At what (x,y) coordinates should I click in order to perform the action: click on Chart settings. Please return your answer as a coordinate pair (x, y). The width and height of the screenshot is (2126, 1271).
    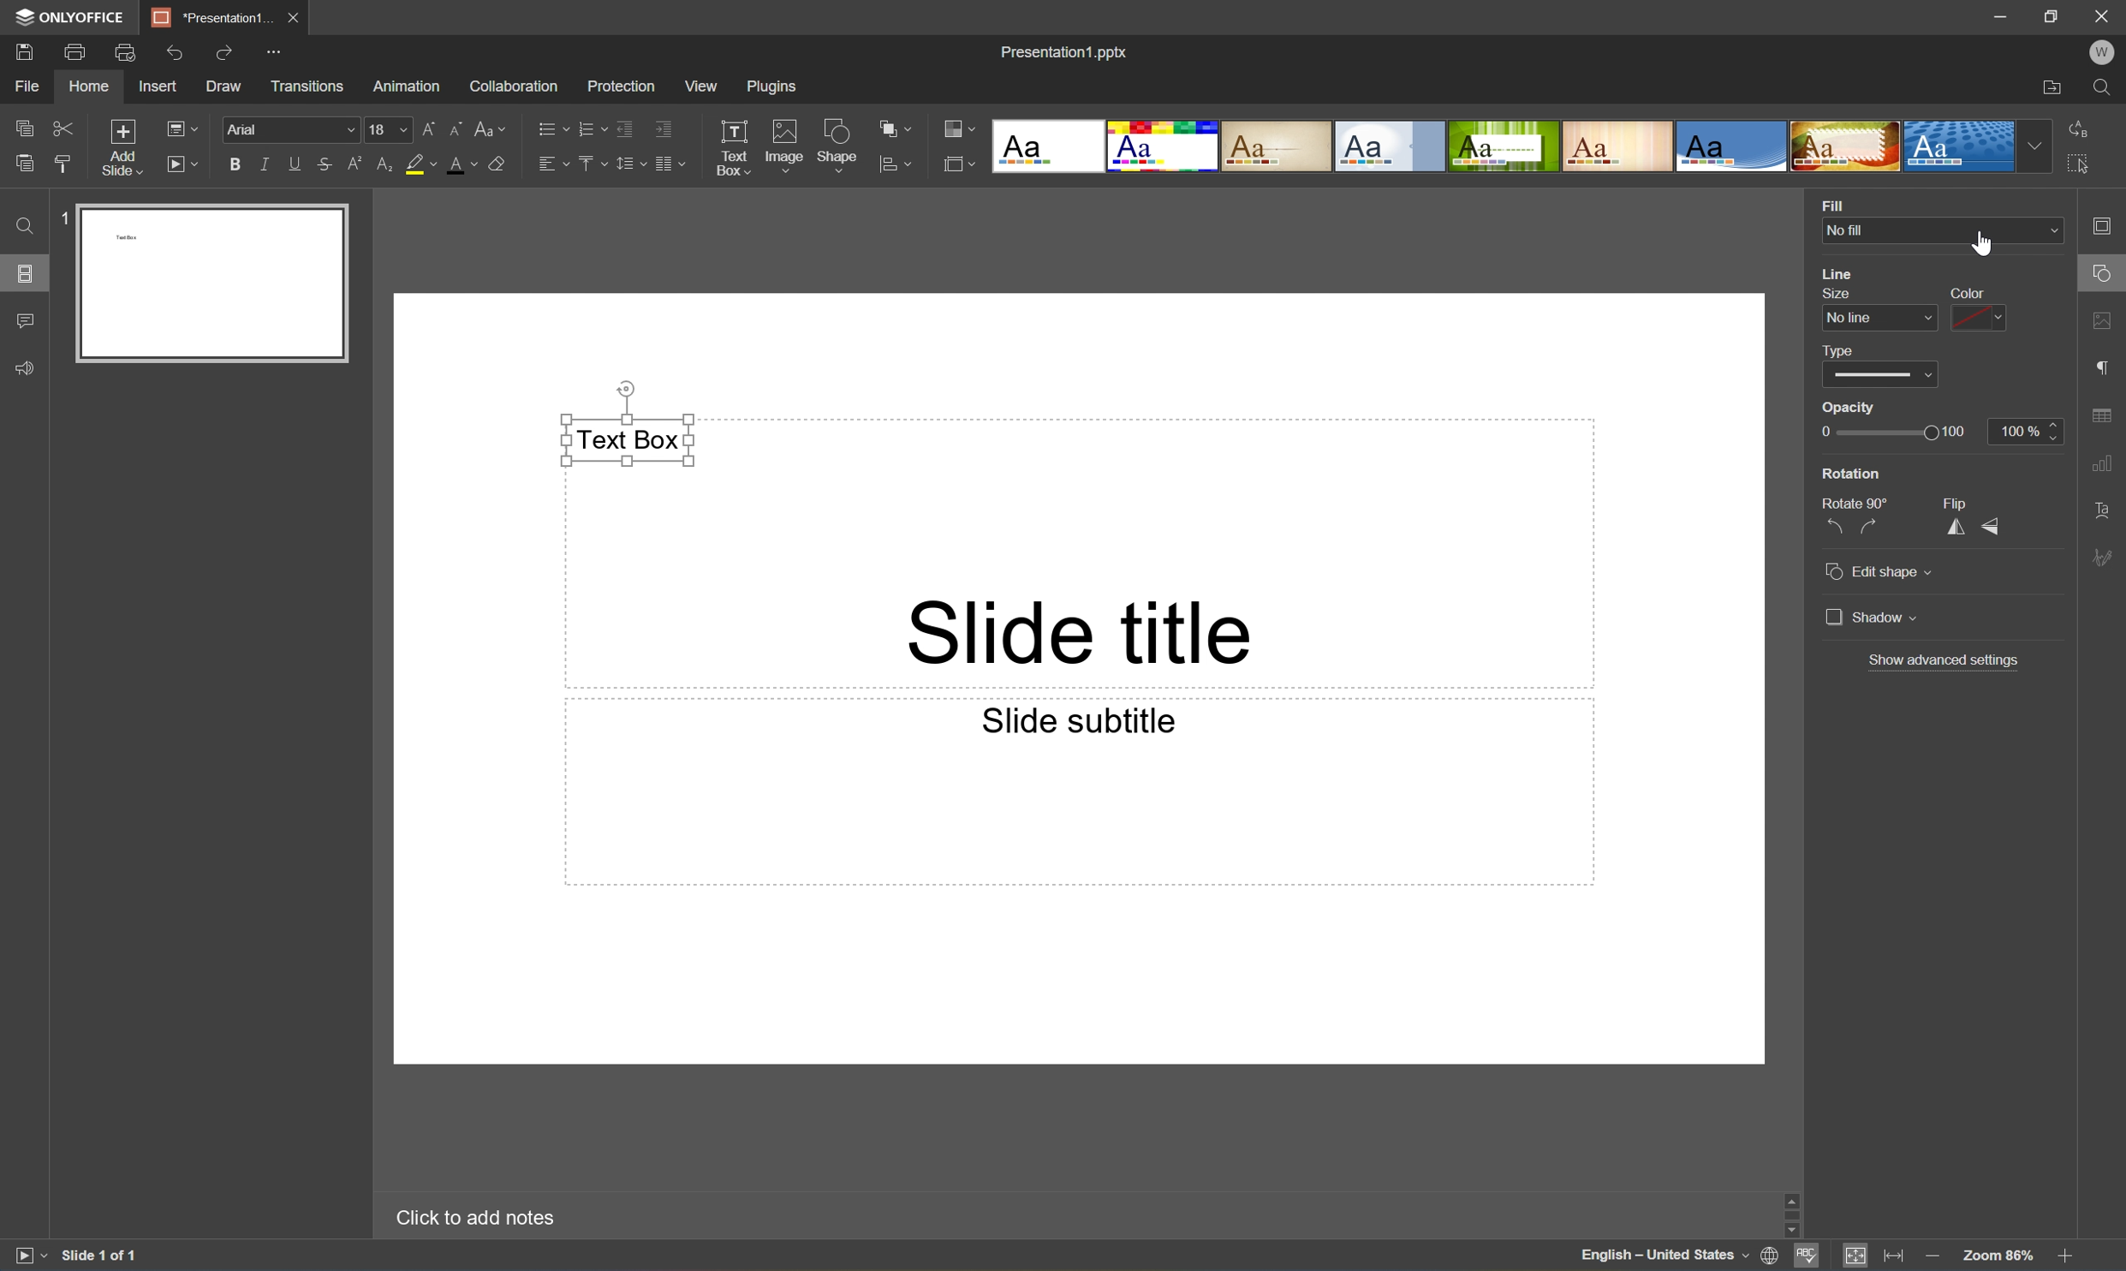
    Looking at the image, I should click on (2109, 469).